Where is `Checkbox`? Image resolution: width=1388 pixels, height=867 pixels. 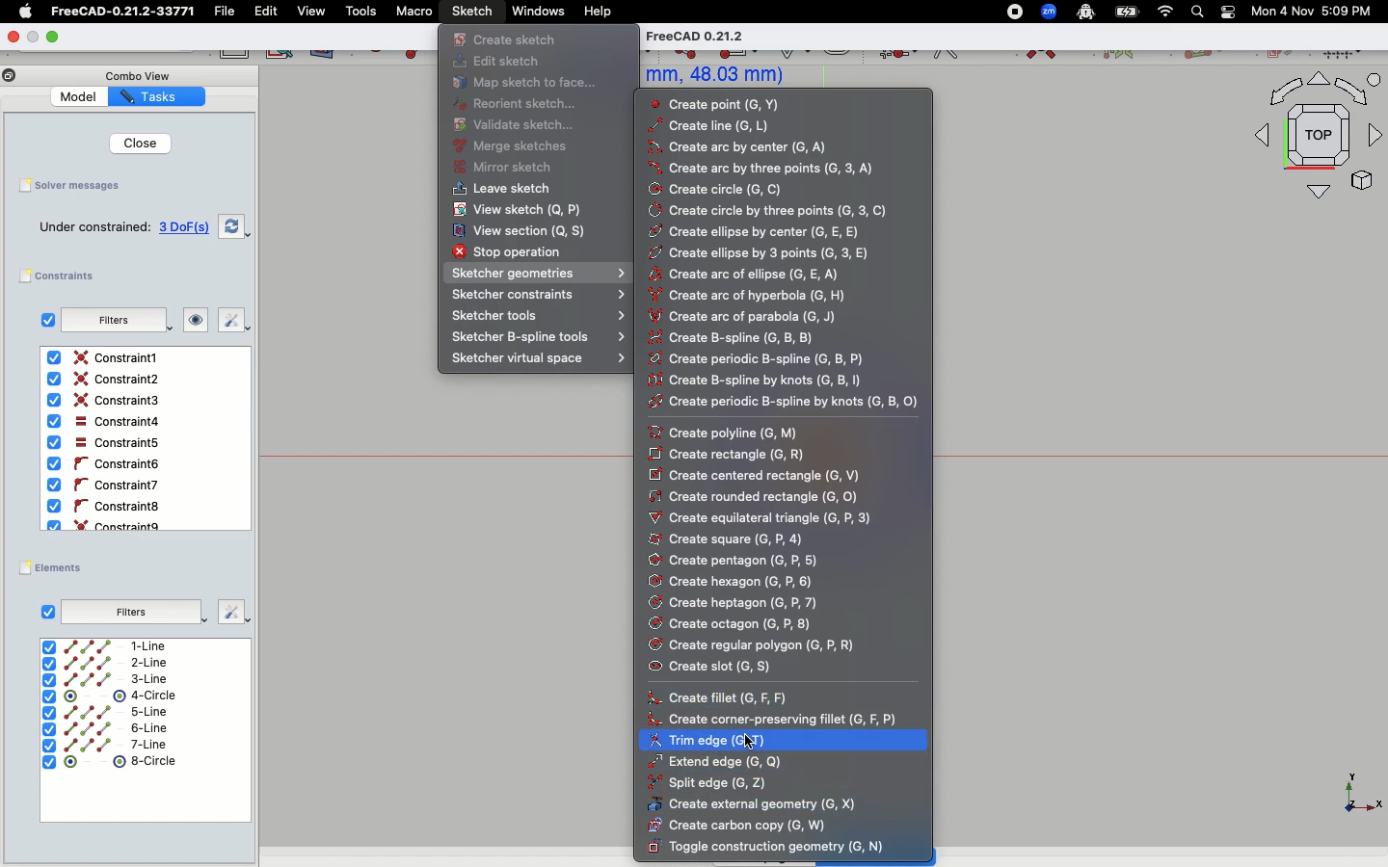 Checkbox is located at coordinates (48, 611).